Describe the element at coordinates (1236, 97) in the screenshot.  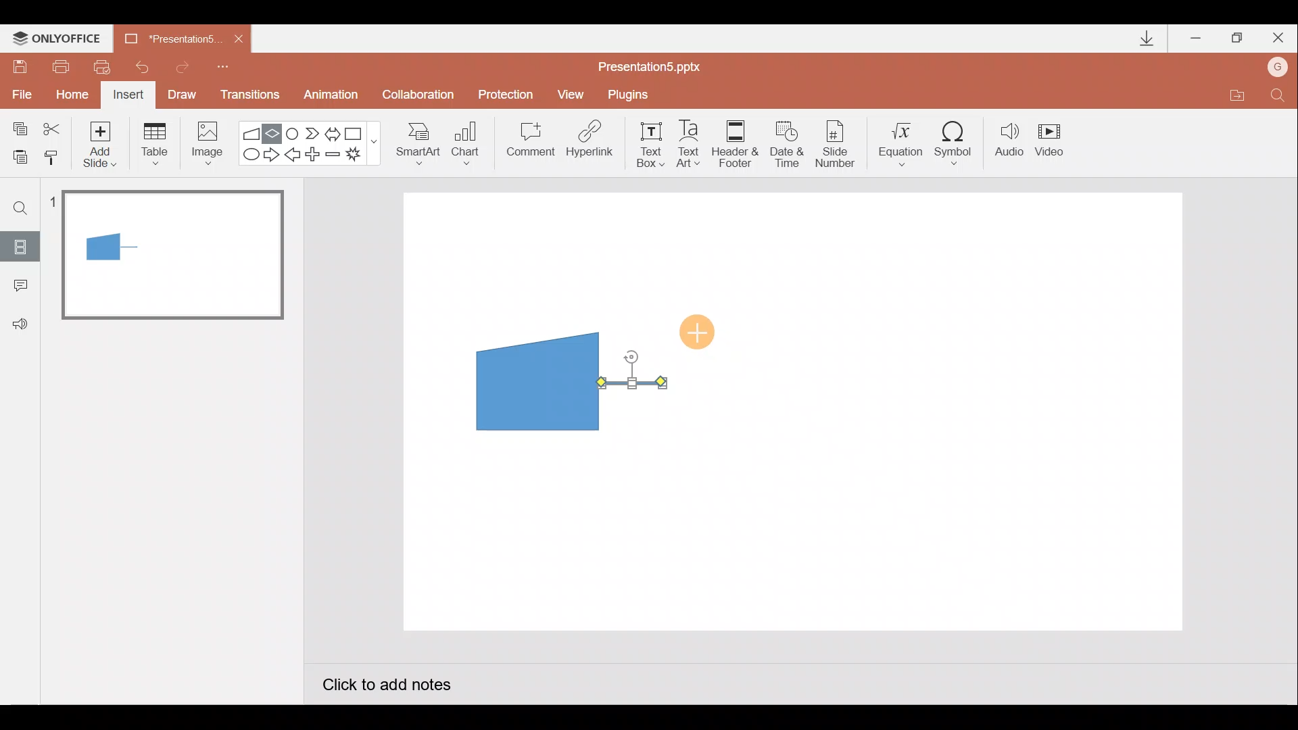
I see `Open file location` at that location.